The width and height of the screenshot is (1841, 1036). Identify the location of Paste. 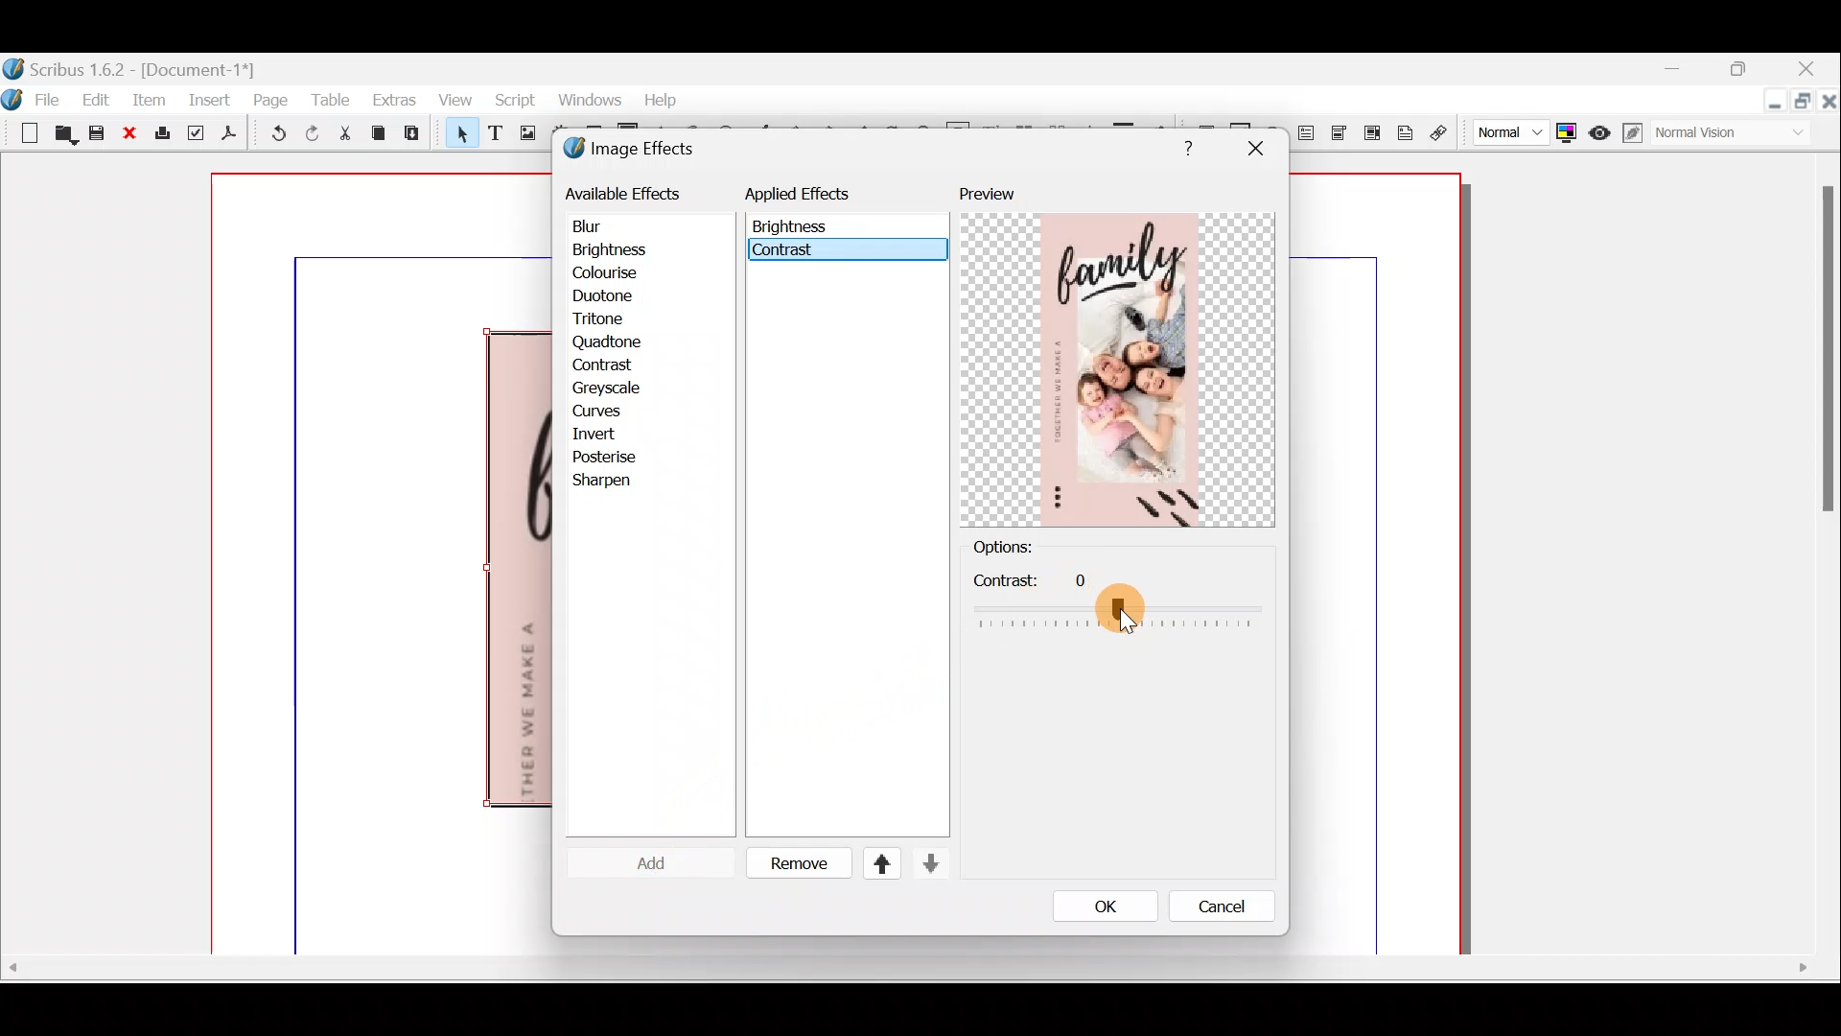
(416, 135).